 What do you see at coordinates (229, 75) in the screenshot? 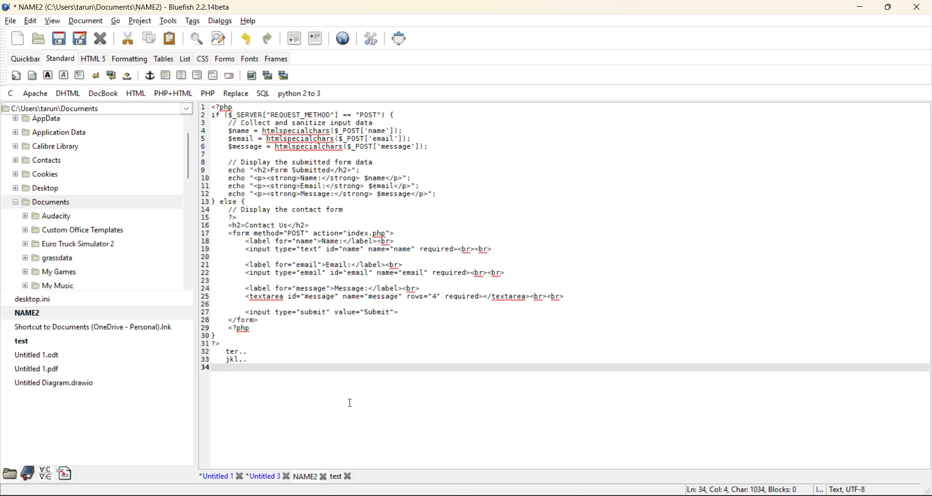
I see `email` at bounding box center [229, 75].